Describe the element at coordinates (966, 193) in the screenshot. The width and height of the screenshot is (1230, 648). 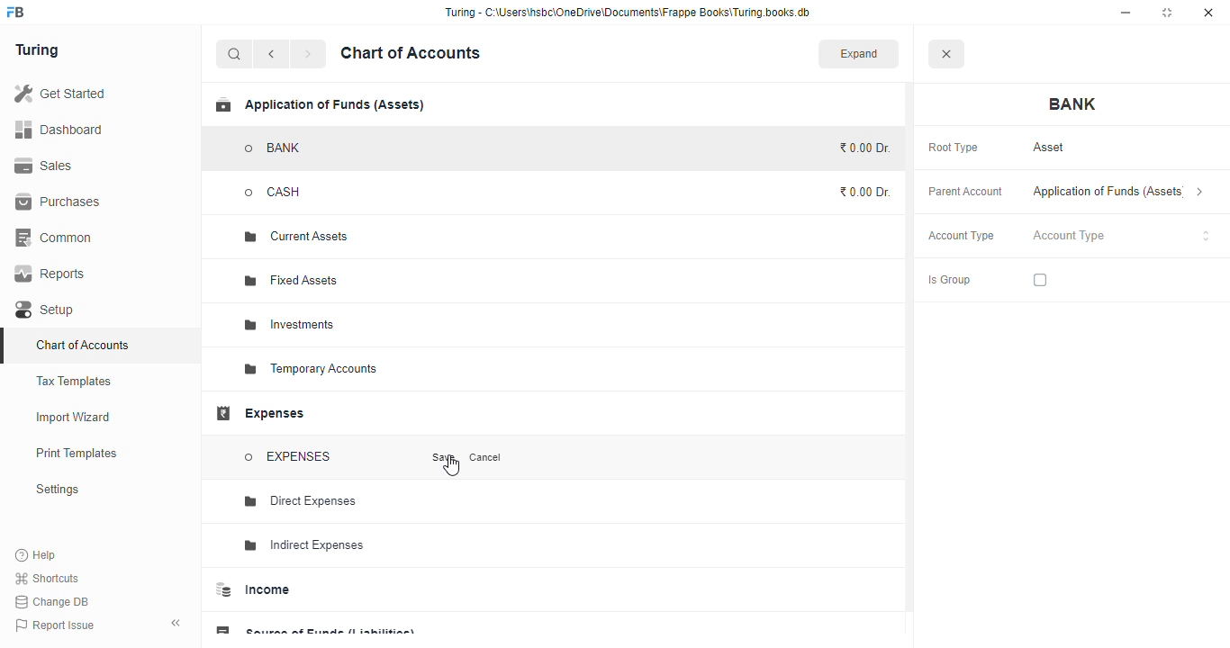
I see `parent account` at that location.